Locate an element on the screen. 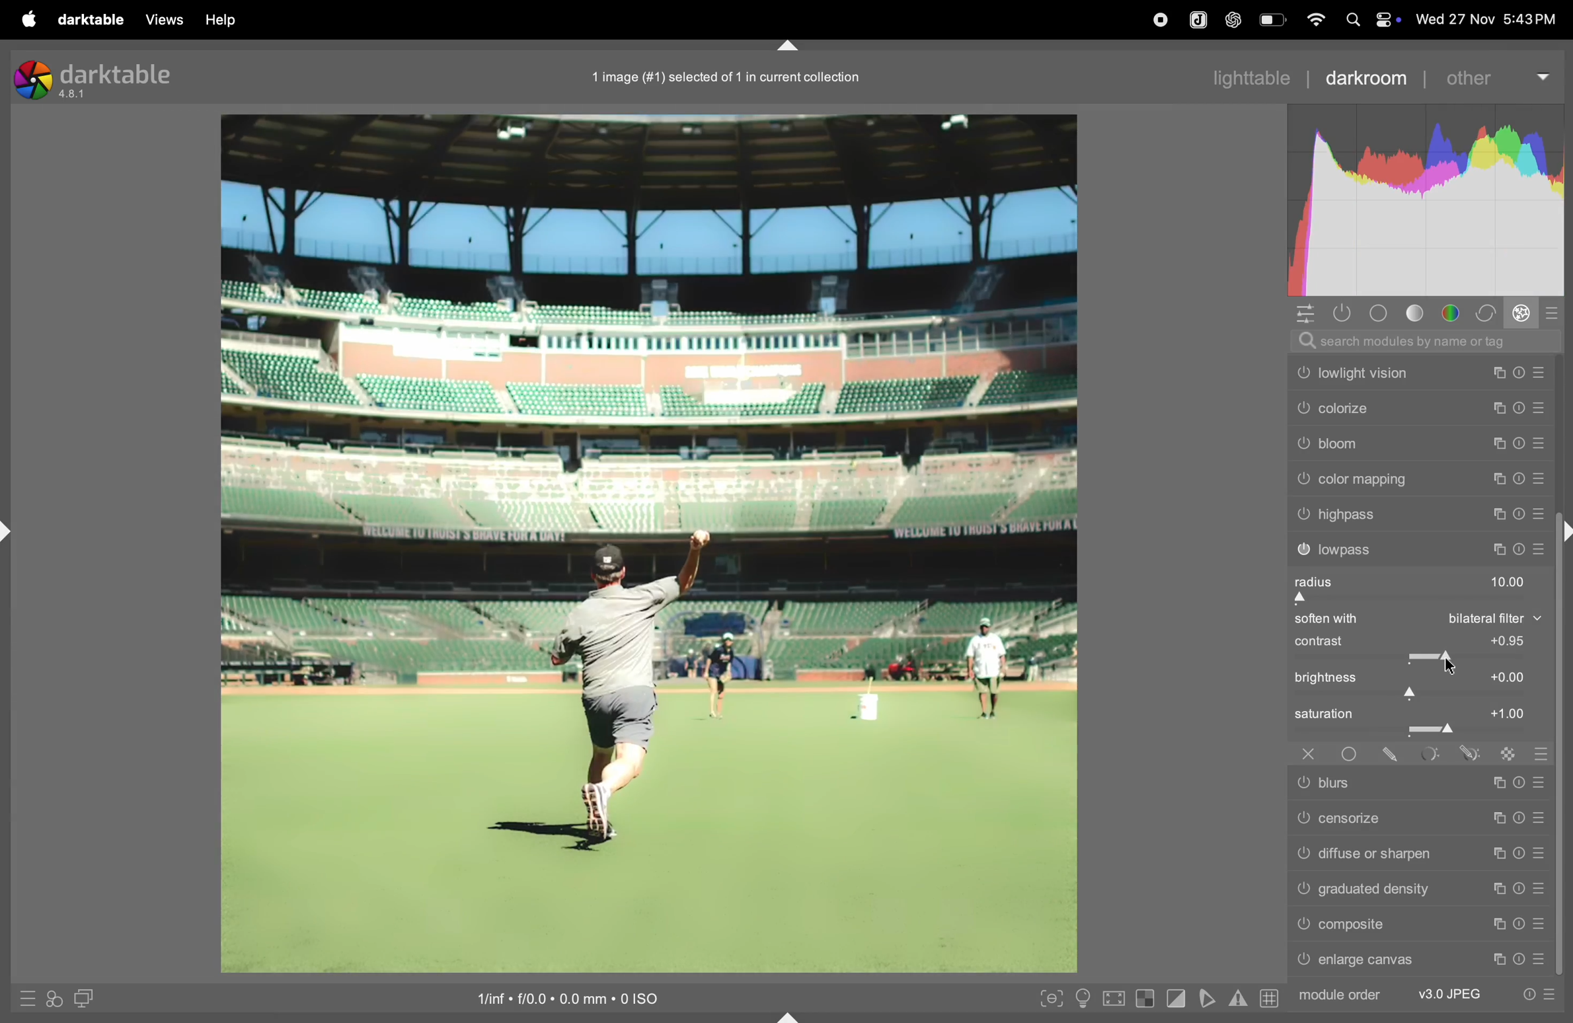 This screenshot has width=1573, height=1023. histogram is located at coordinates (1432, 202).